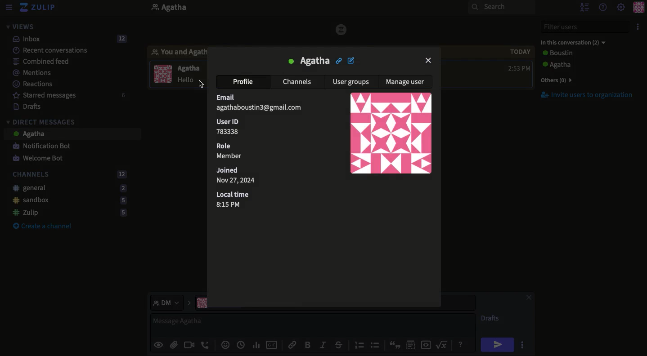 The height and width of the screenshot is (356, 647). What do you see at coordinates (351, 60) in the screenshot?
I see `Edit name` at bounding box center [351, 60].